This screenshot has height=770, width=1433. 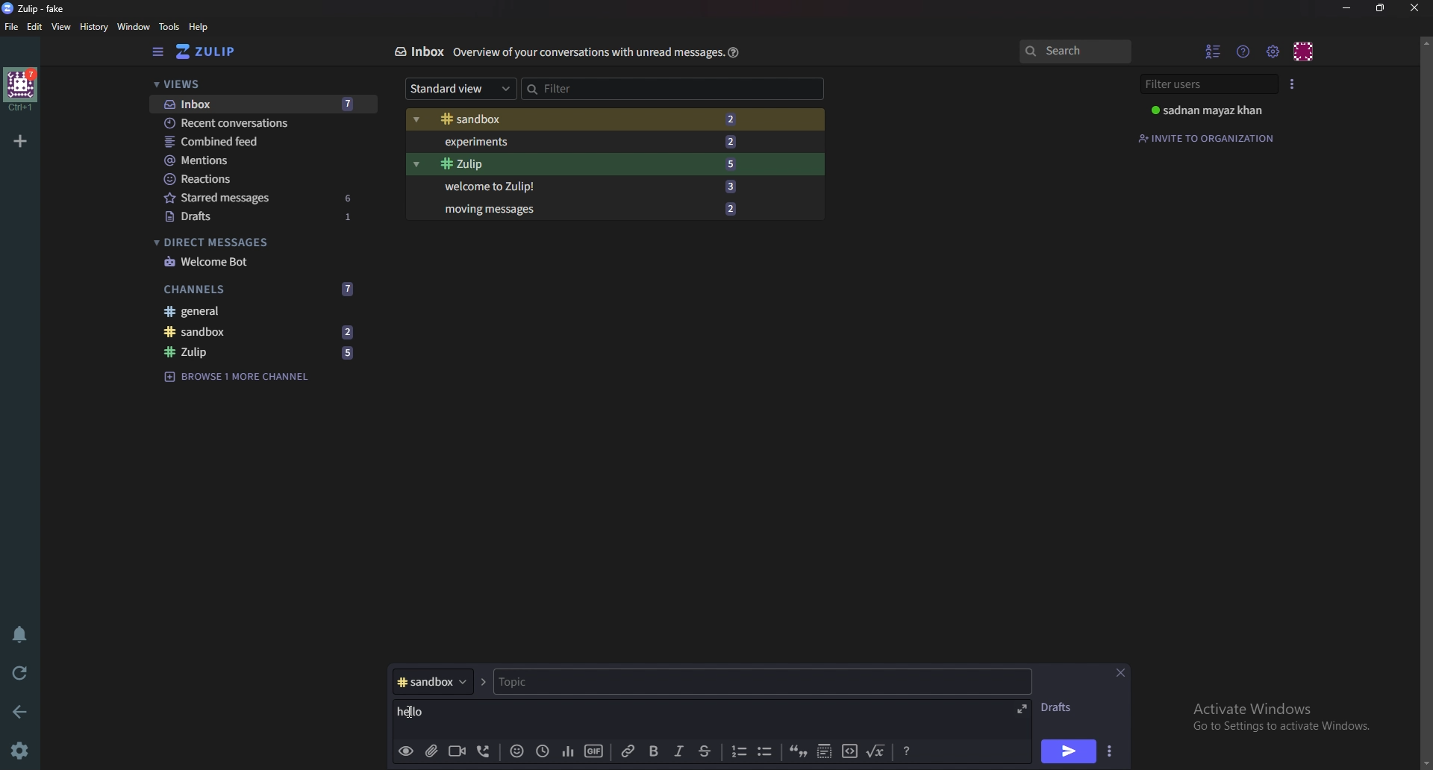 I want to click on # General, so click(x=263, y=313).